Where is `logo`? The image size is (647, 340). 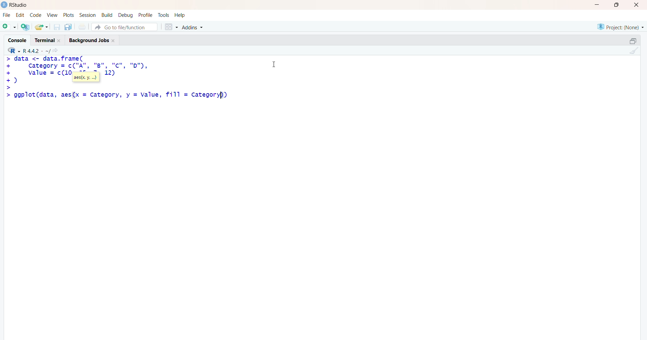 logo is located at coordinates (4, 5).